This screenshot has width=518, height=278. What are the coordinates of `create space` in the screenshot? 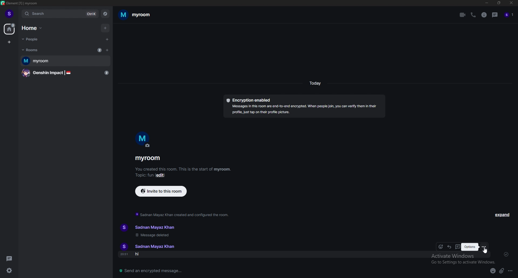 It's located at (9, 42).